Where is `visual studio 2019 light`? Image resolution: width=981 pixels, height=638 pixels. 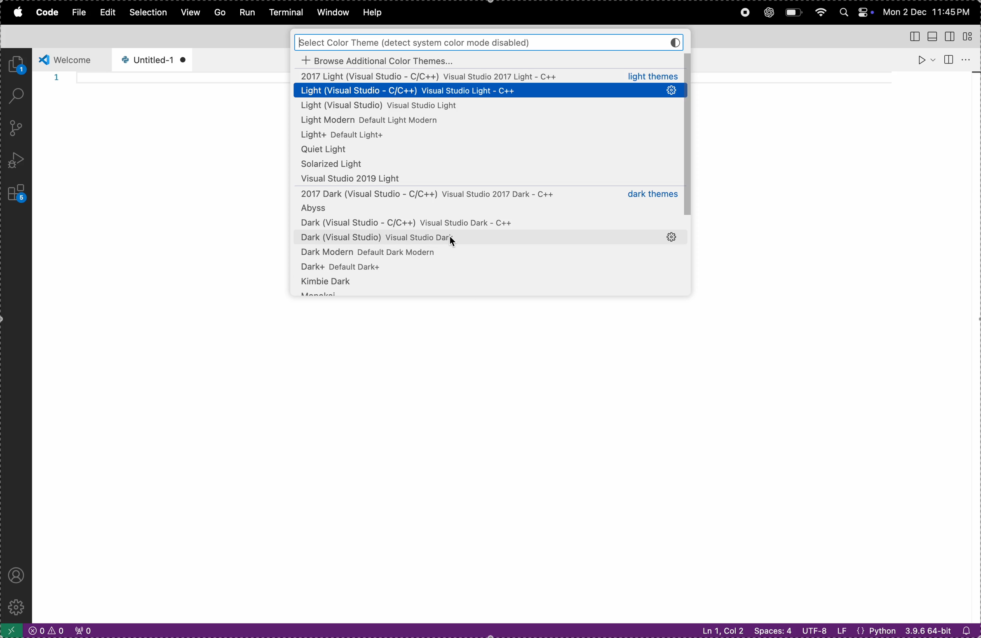
visual studio 2019 light is located at coordinates (490, 179).